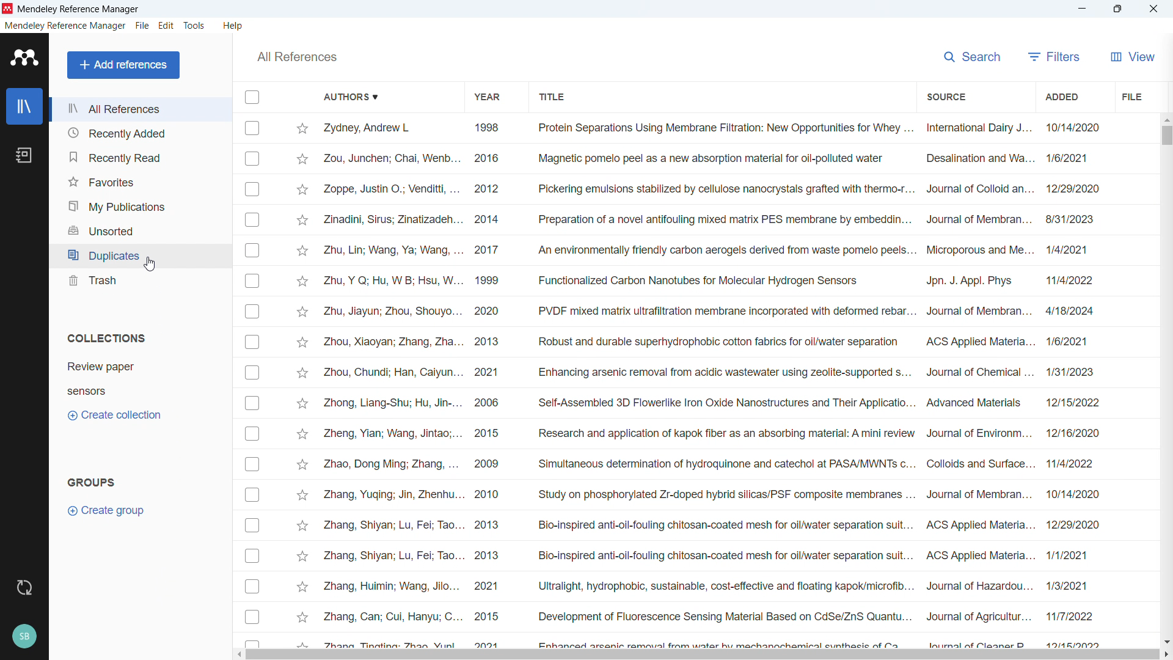 This screenshot has height=660, width=1173. I want to click on Scroll right , so click(1166, 655).